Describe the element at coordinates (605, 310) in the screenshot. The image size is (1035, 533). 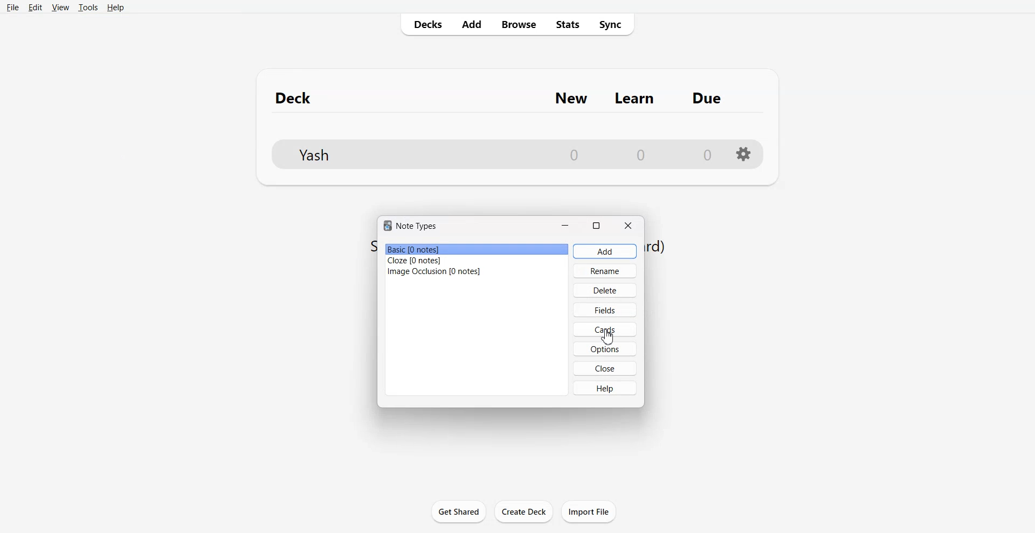
I see `Fields` at that location.